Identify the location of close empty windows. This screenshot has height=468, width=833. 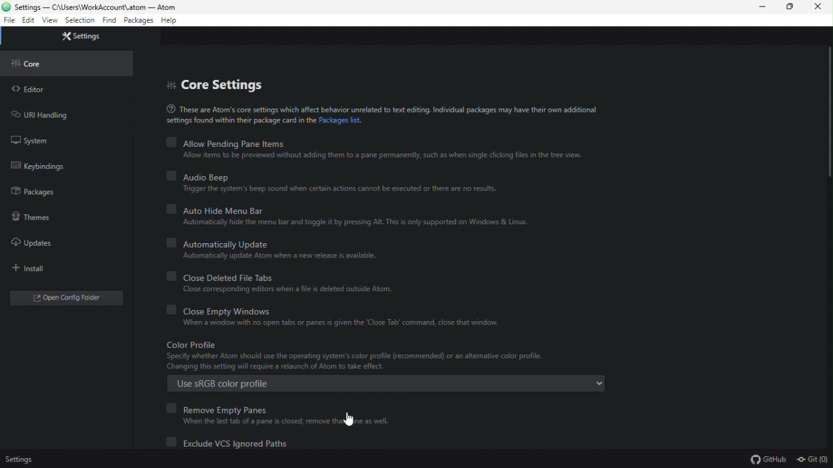
(340, 318).